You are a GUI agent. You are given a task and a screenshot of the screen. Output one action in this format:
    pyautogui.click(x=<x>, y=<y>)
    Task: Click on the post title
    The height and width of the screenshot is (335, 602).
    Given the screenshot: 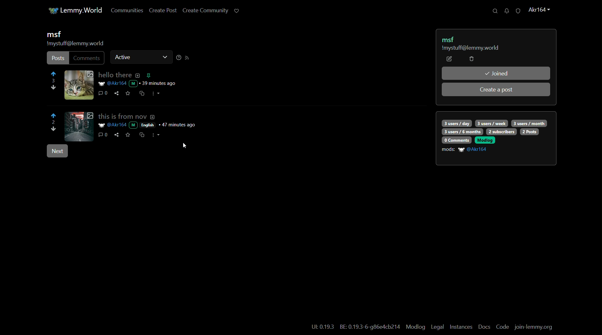 What is the action you would take?
    pyautogui.click(x=118, y=75)
    